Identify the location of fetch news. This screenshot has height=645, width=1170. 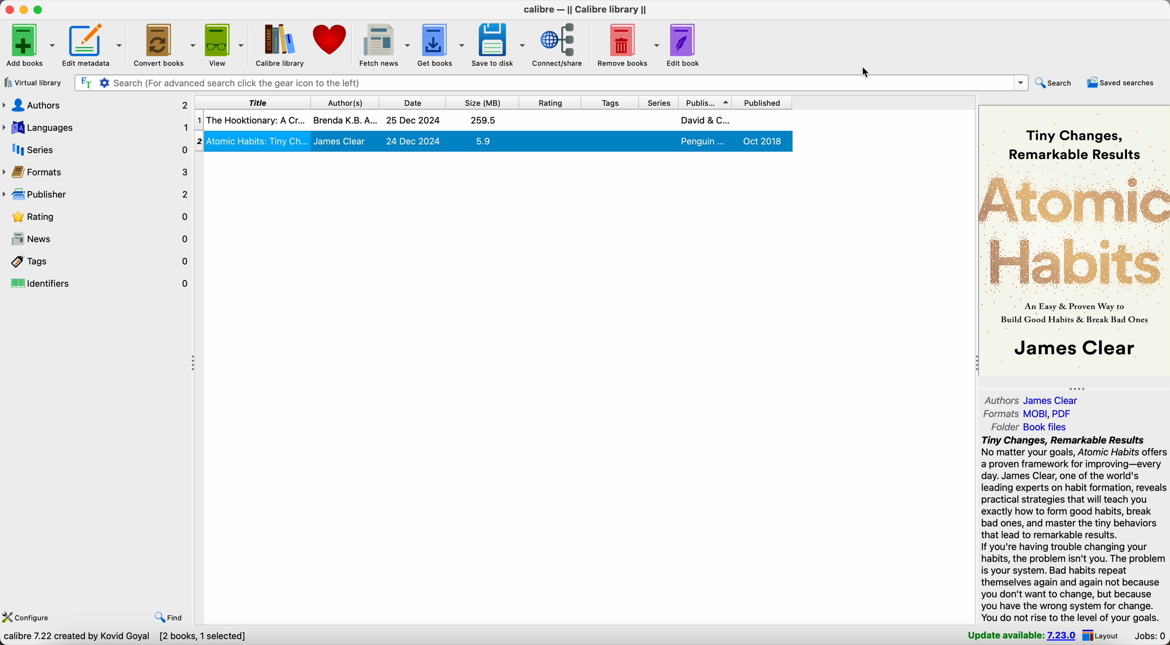
(385, 44).